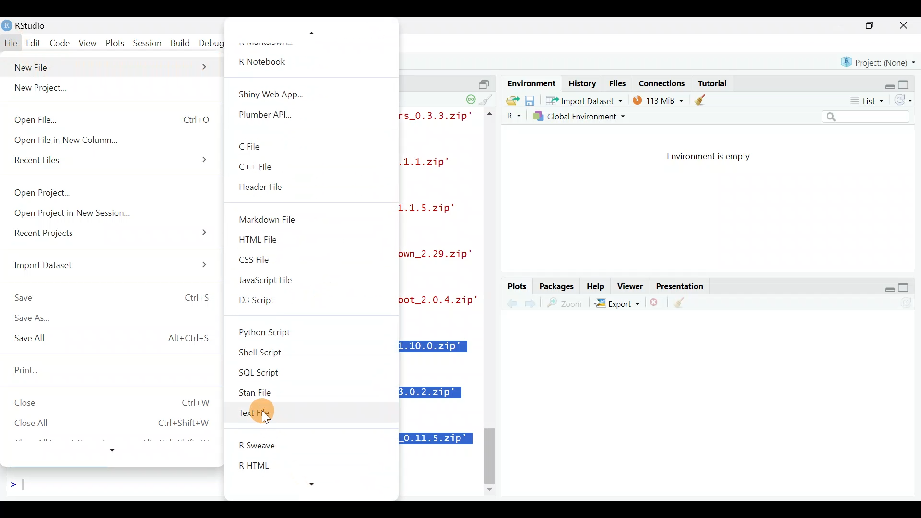 The width and height of the screenshot is (921, 518). What do you see at coordinates (909, 304) in the screenshot?
I see `Refresh current plot` at bounding box center [909, 304].